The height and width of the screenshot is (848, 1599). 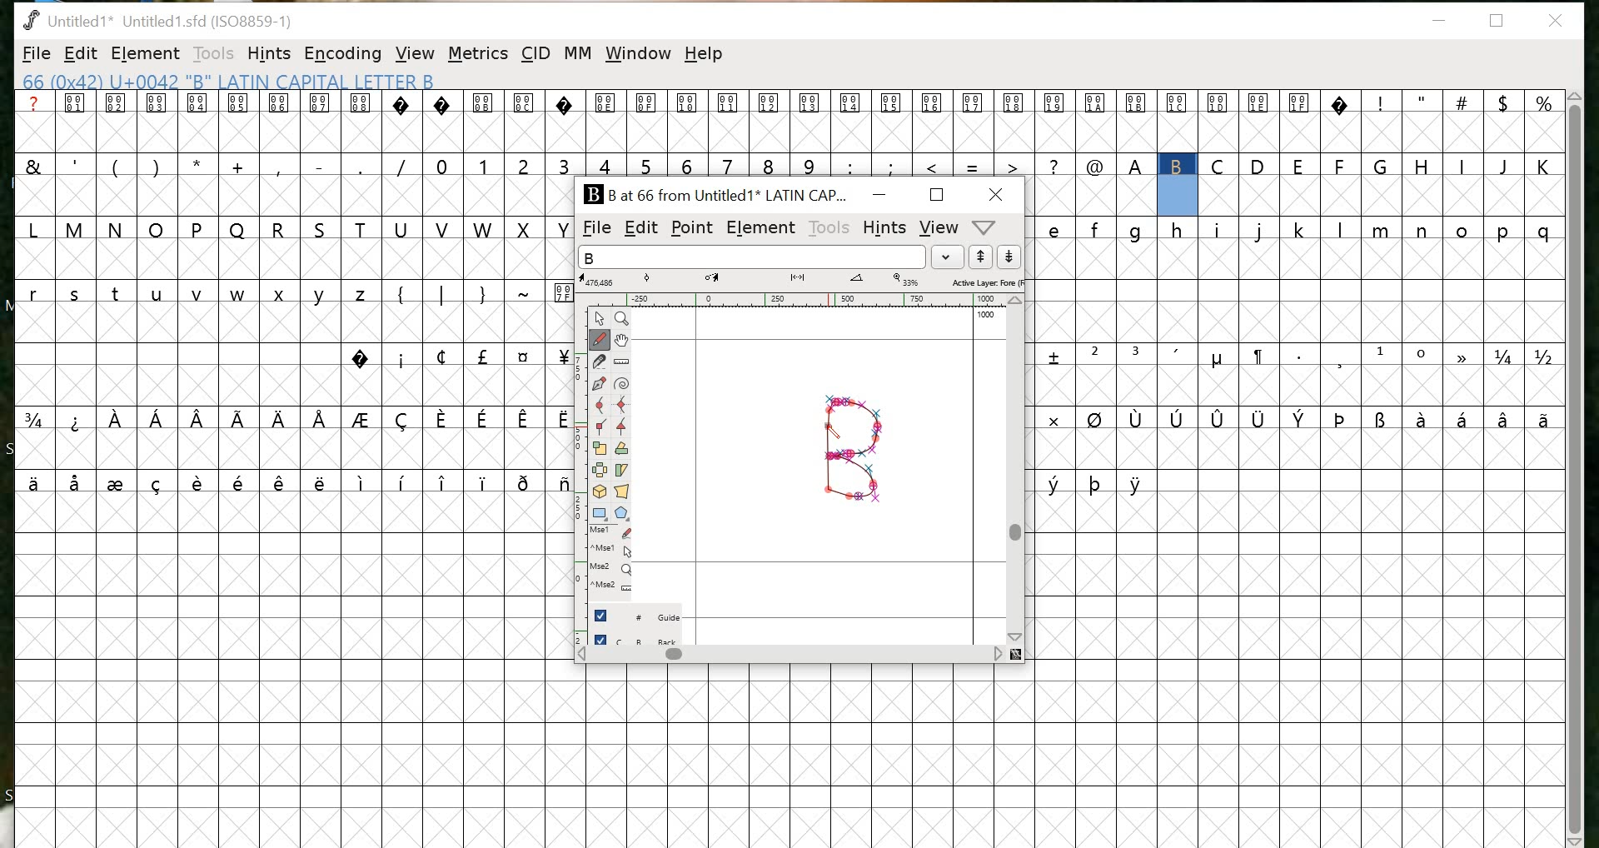 What do you see at coordinates (622, 493) in the screenshot?
I see `Perspective` at bounding box center [622, 493].